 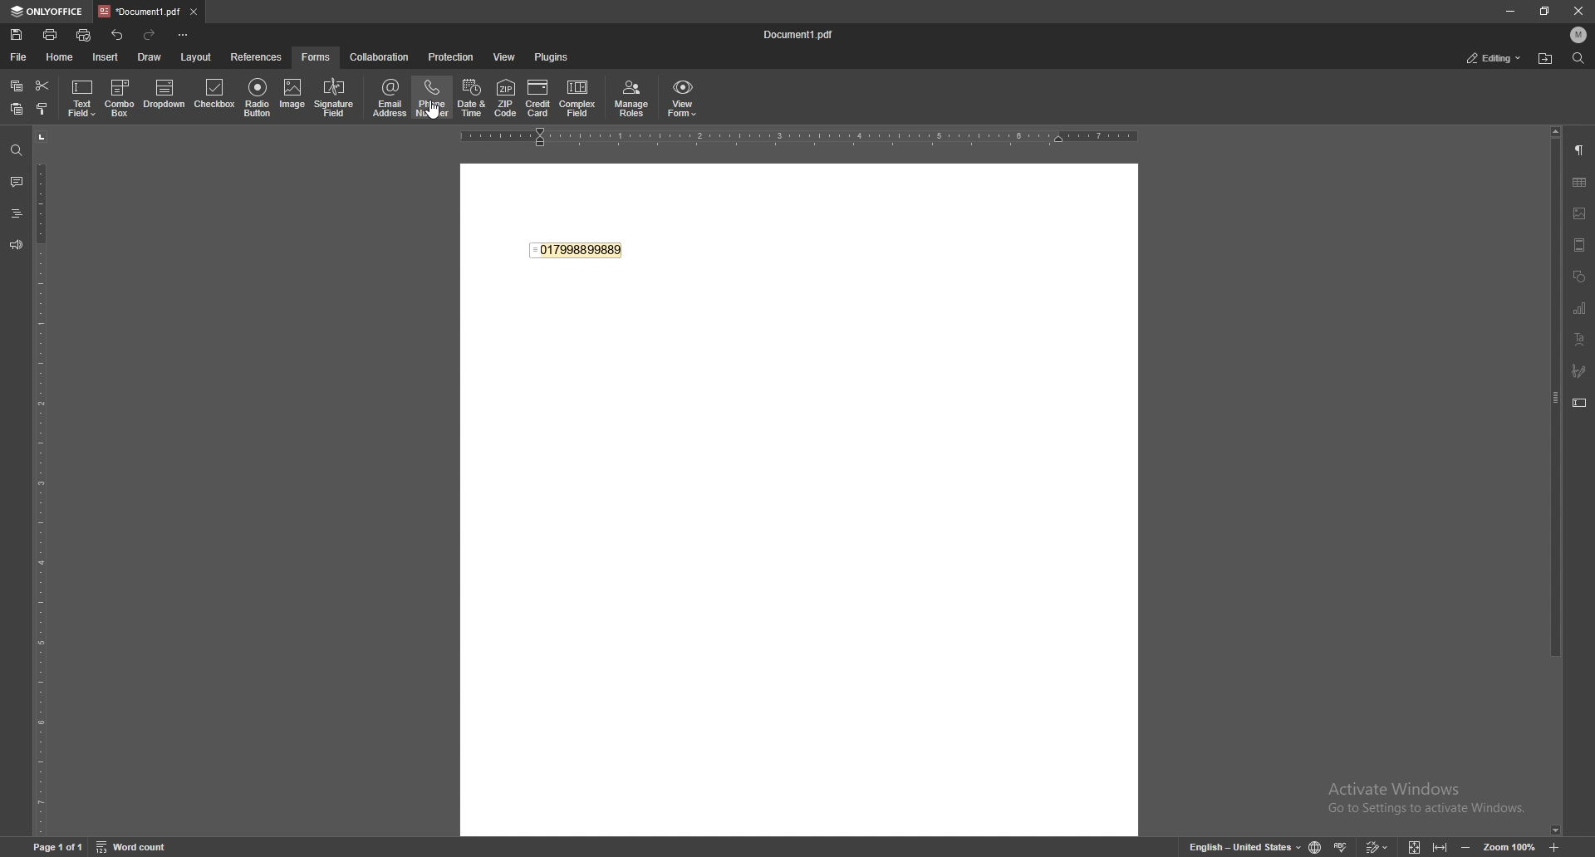 What do you see at coordinates (82, 99) in the screenshot?
I see `text field` at bounding box center [82, 99].